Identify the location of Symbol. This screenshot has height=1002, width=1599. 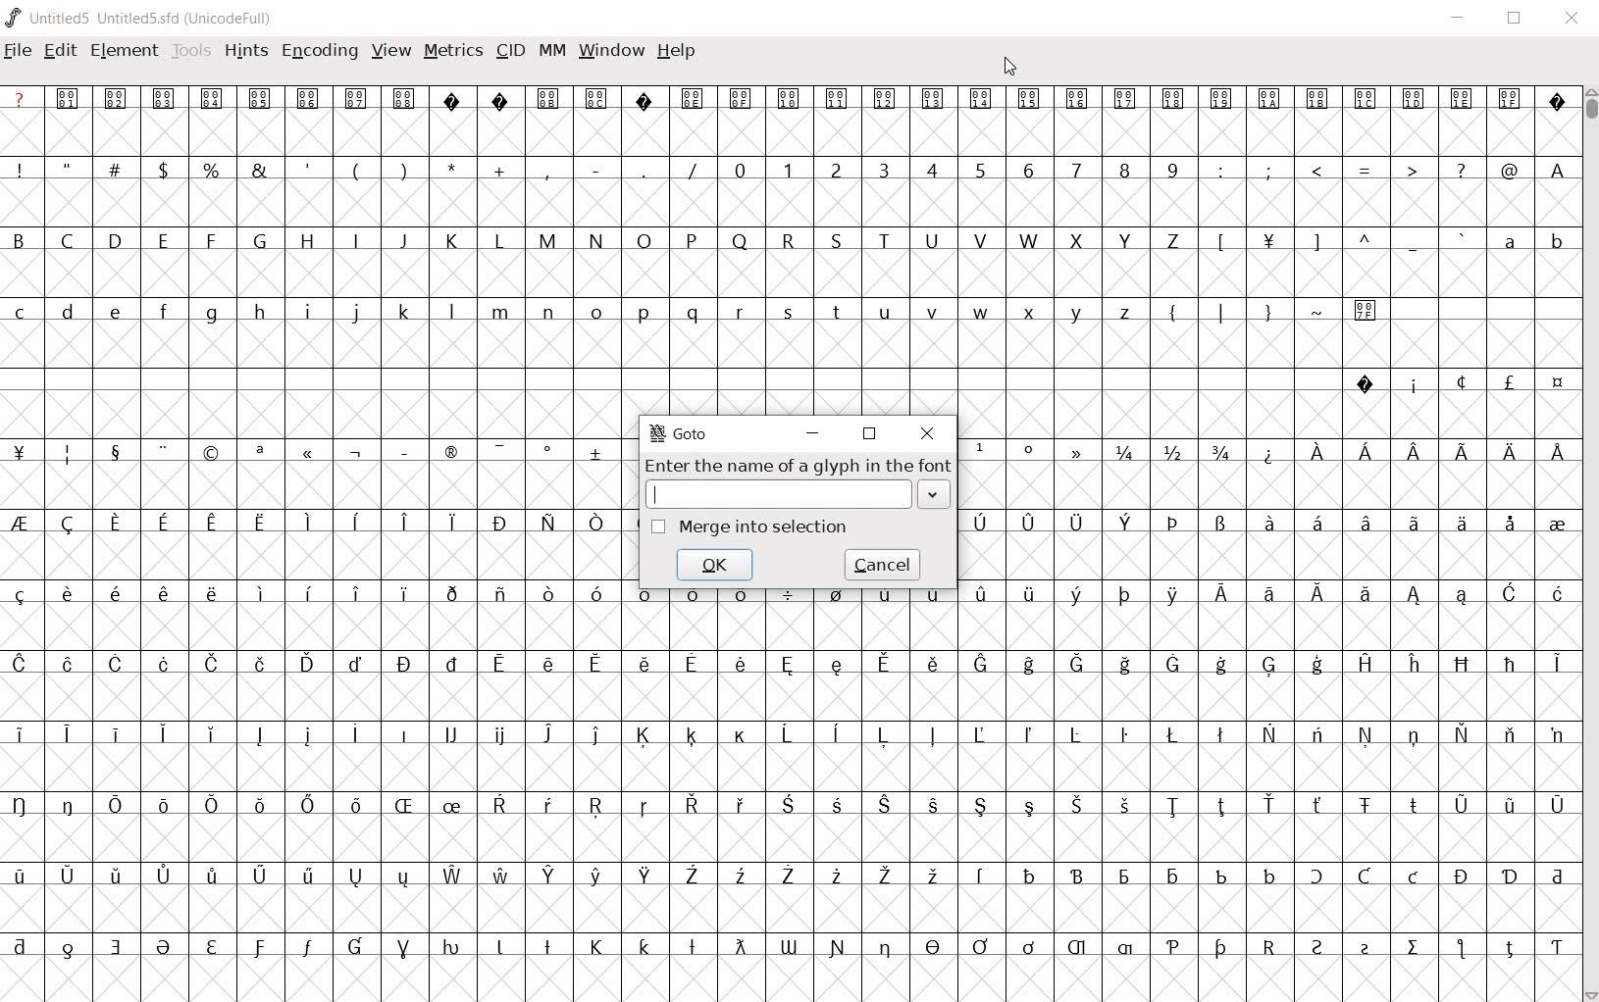
(212, 99).